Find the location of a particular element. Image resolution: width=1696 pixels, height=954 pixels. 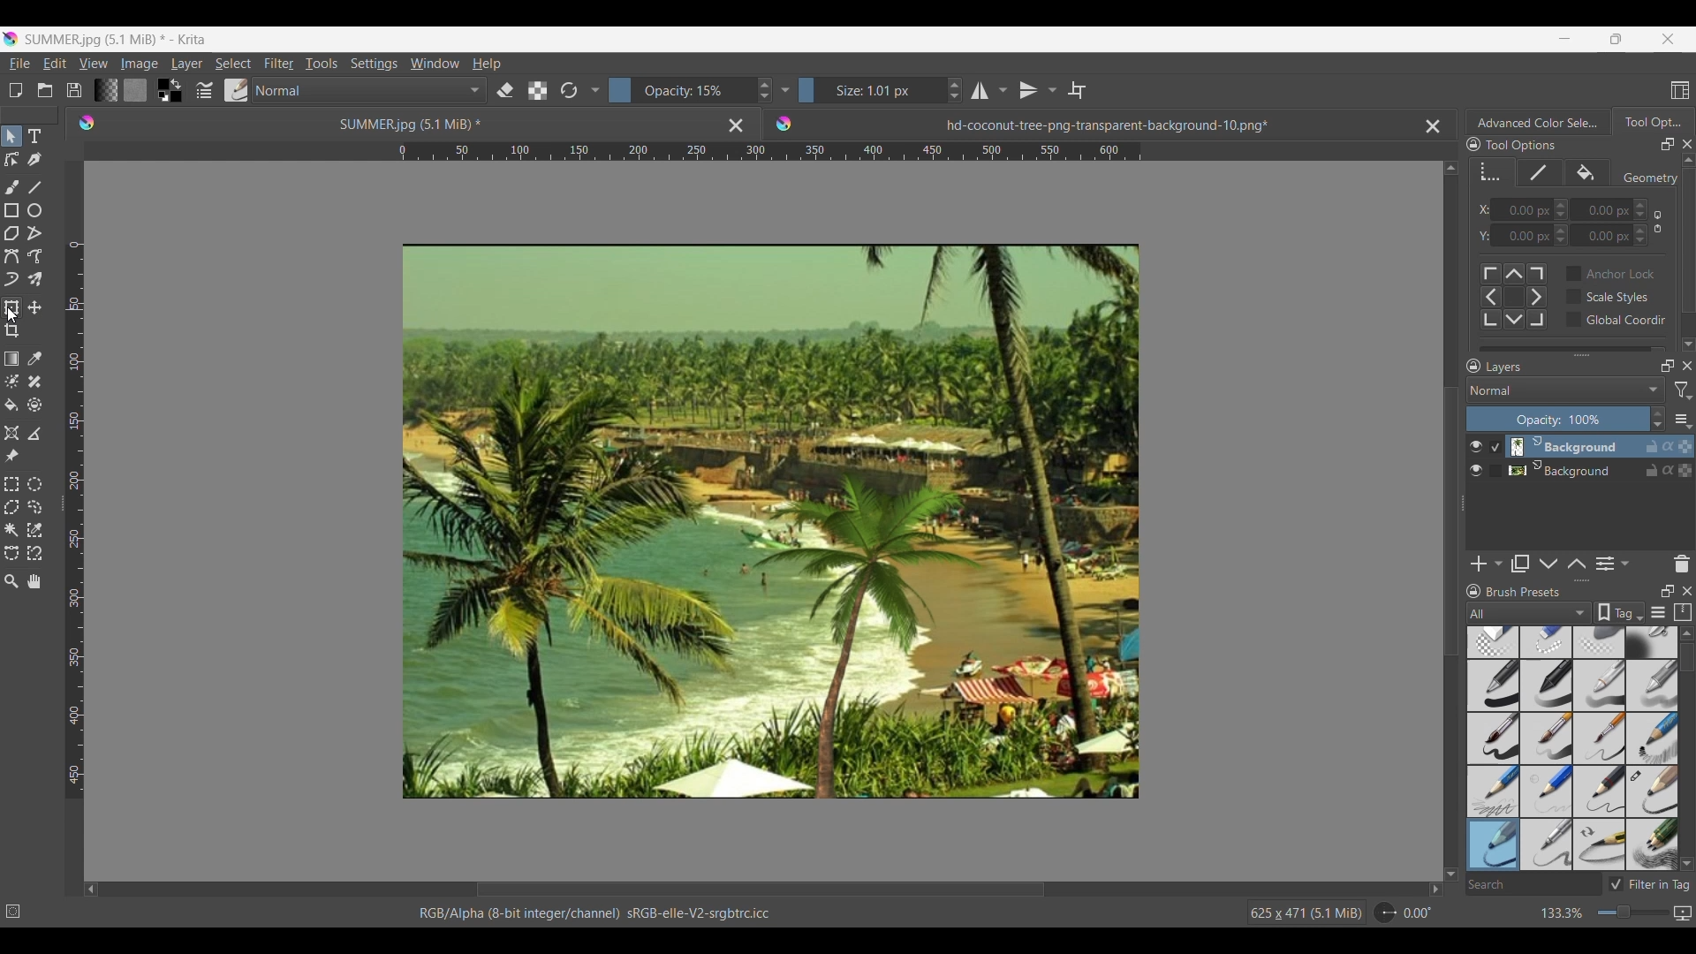

Cursor clicking on Transform tool is located at coordinates (15, 314).